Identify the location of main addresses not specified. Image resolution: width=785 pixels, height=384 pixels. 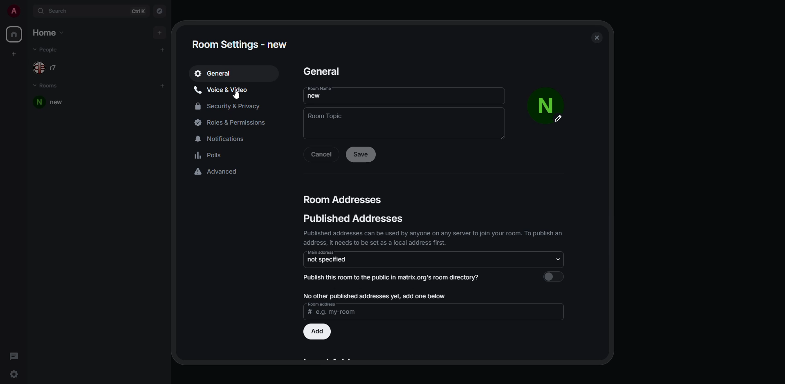
(327, 257).